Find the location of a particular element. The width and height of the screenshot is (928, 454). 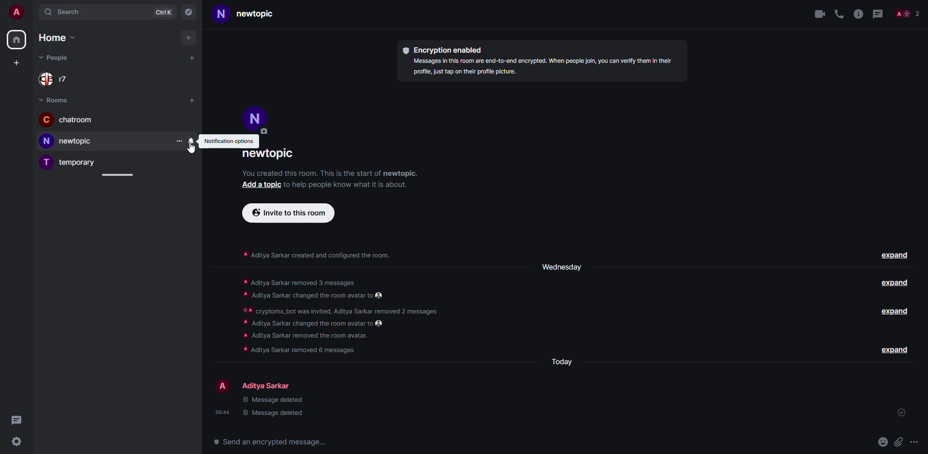

video is located at coordinates (818, 15).